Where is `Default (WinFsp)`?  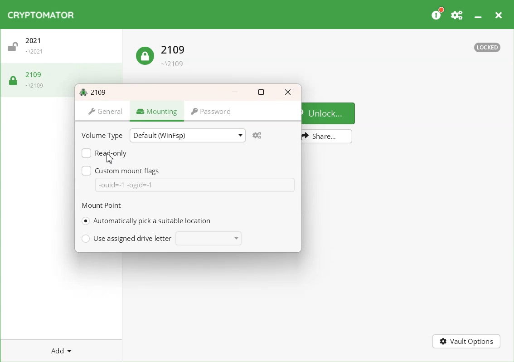
Default (WinFsp) is located at coordinates (187, 135).